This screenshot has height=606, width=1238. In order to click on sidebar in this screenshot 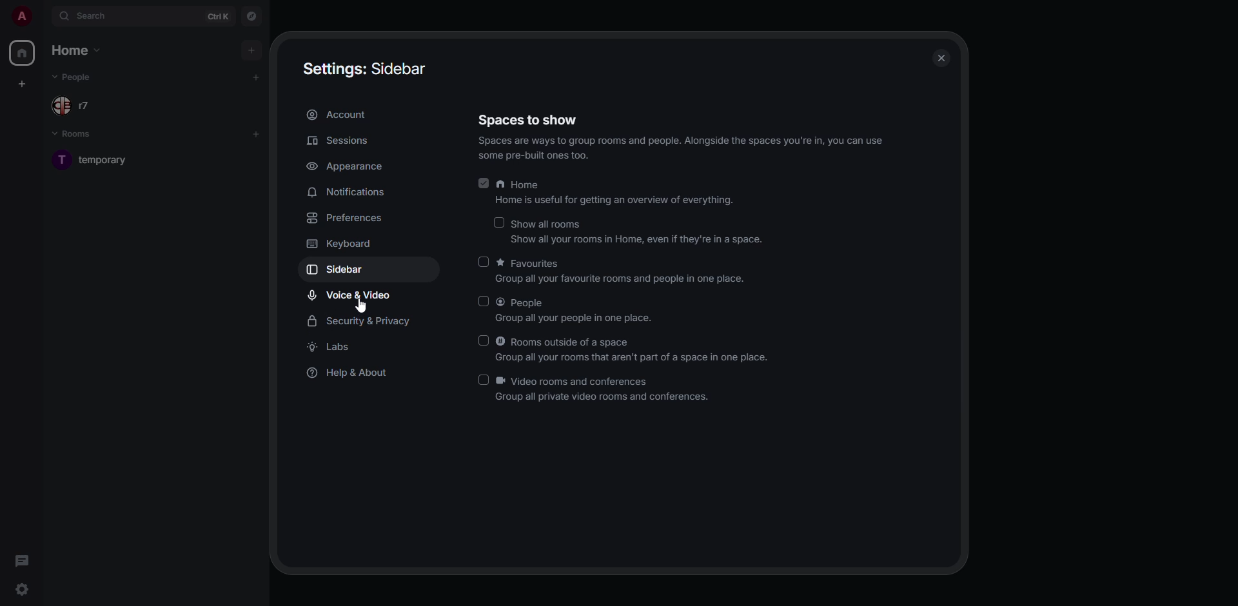, I will do `click(337, 270)`.